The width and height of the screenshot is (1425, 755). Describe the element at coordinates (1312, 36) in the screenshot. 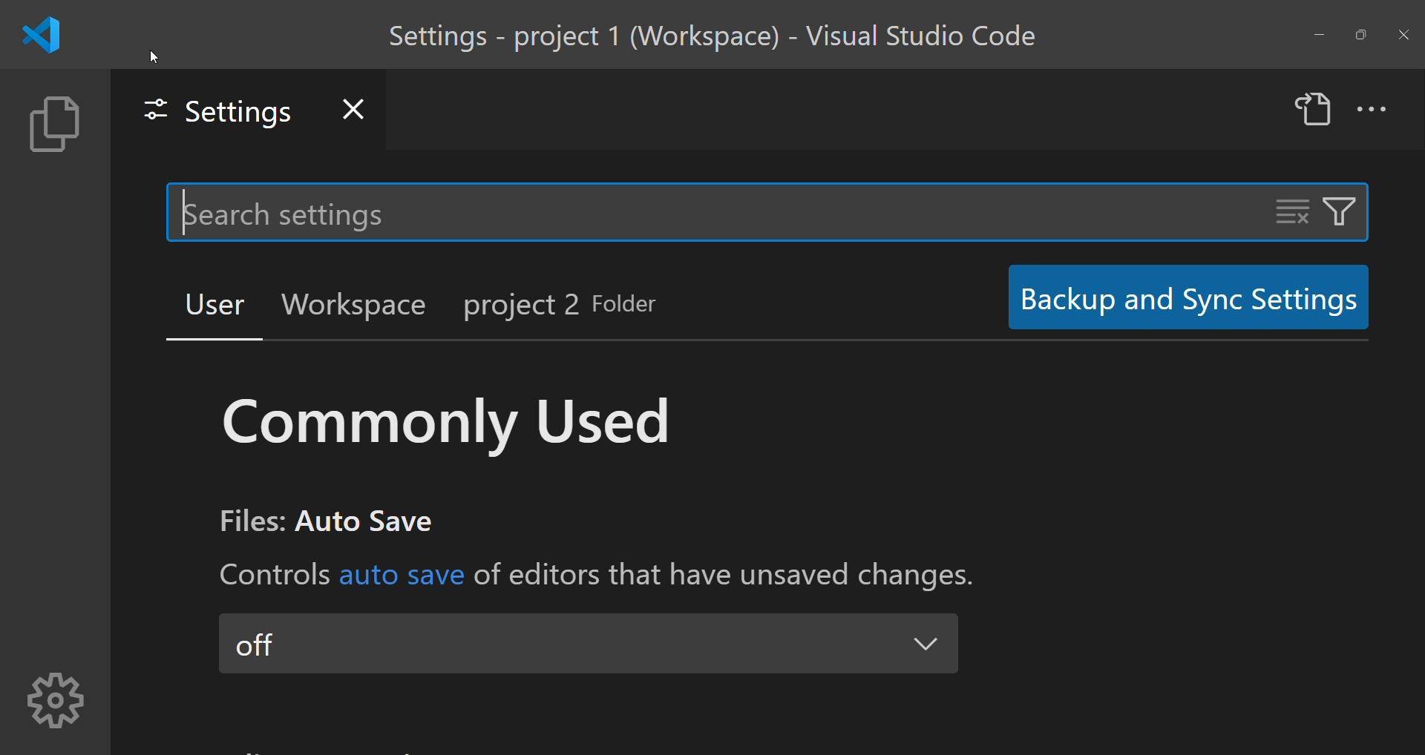

I see `minimize` at that location.